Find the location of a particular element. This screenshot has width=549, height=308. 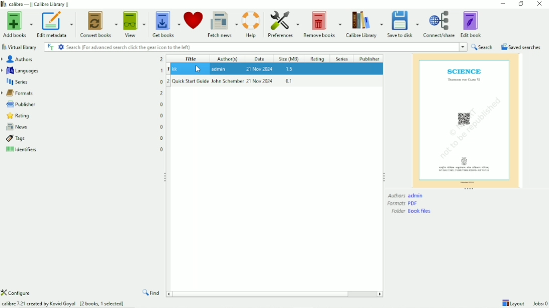

Resize is located at coordinates (165, 176).